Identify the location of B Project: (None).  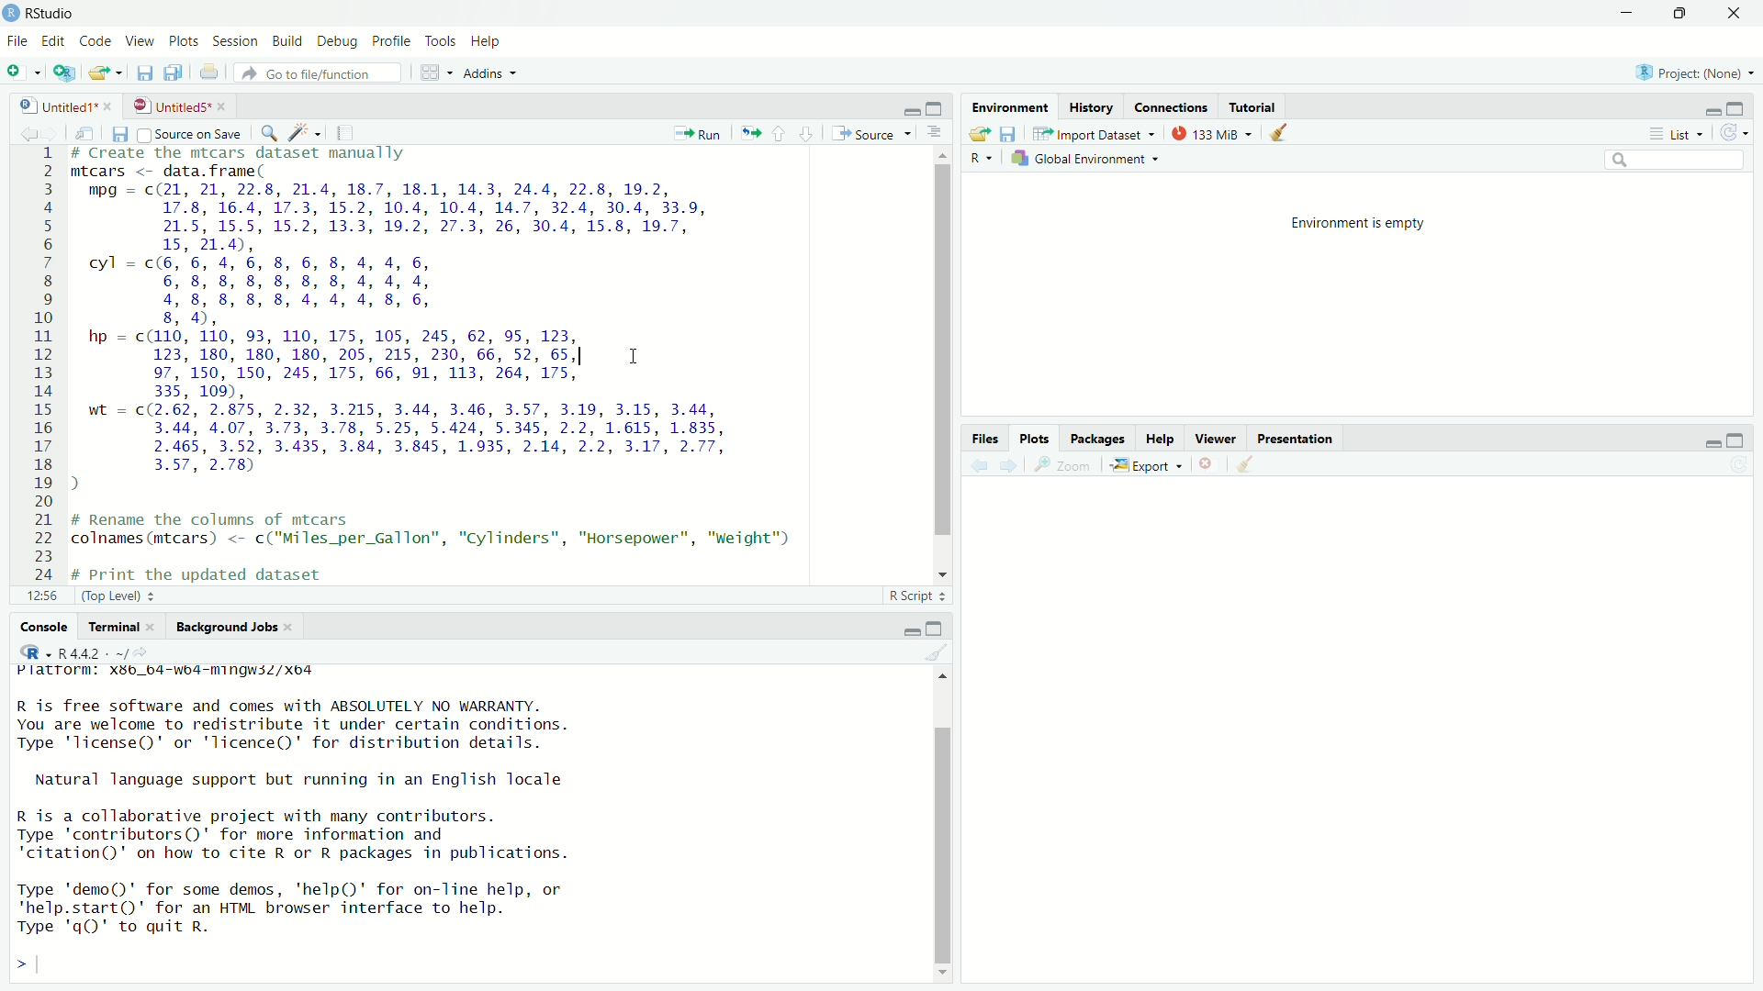
(1690, 73).